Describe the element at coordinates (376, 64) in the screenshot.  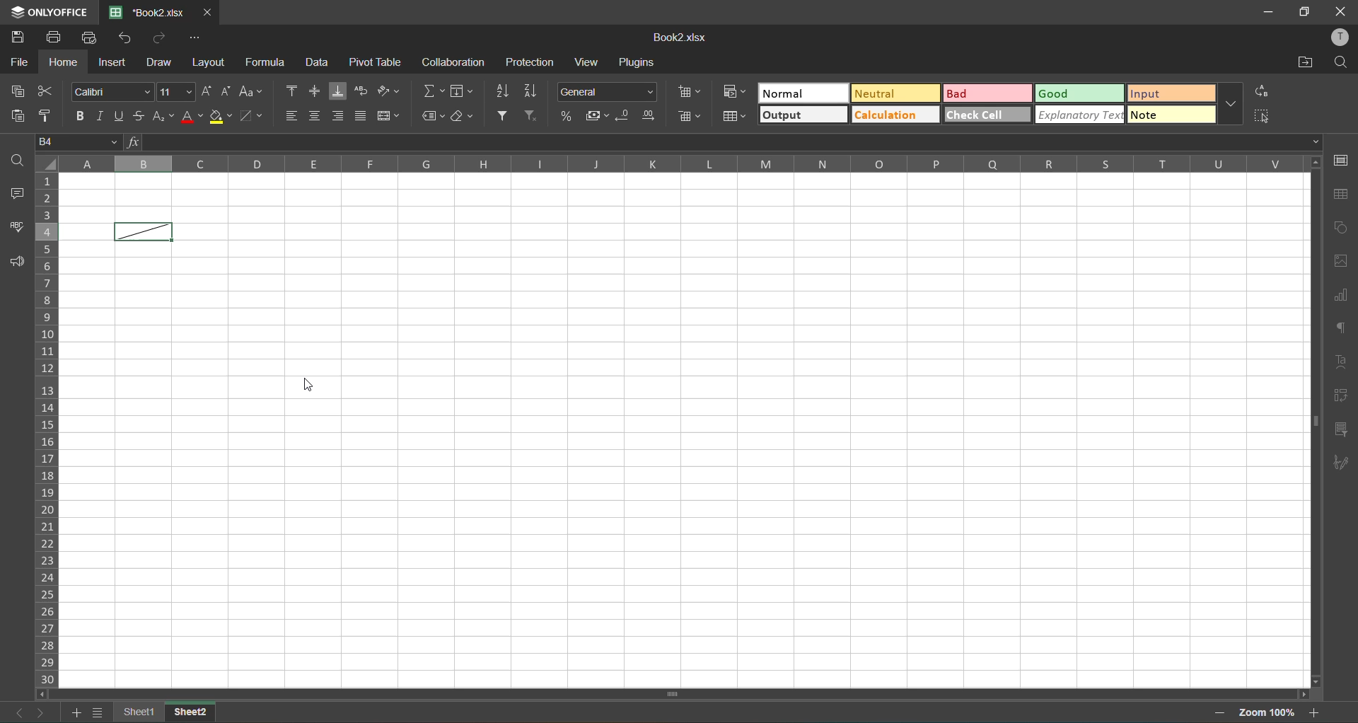
I see `pivot table` at that location.